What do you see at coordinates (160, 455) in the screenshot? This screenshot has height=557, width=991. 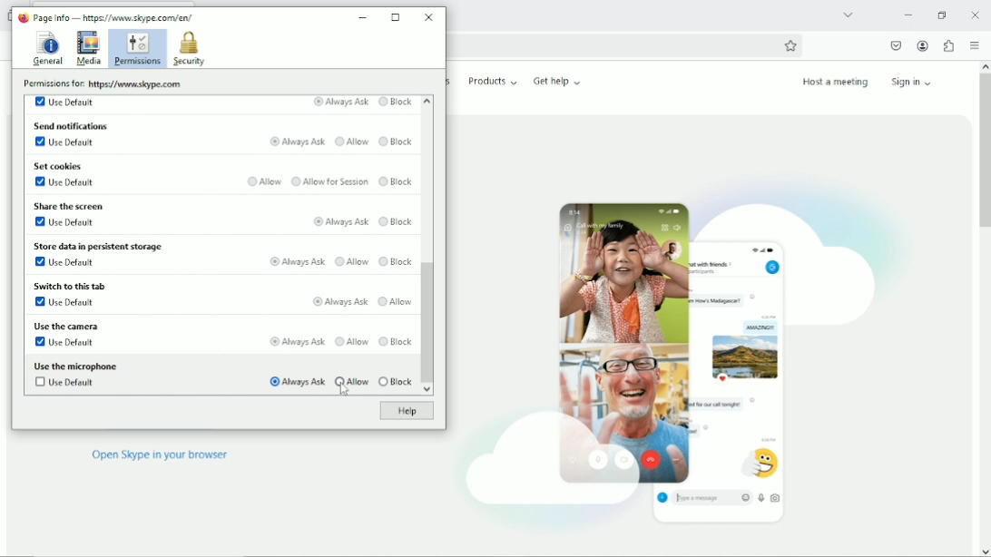 I see `Open skype in browser` at bounding box center [160, 455].